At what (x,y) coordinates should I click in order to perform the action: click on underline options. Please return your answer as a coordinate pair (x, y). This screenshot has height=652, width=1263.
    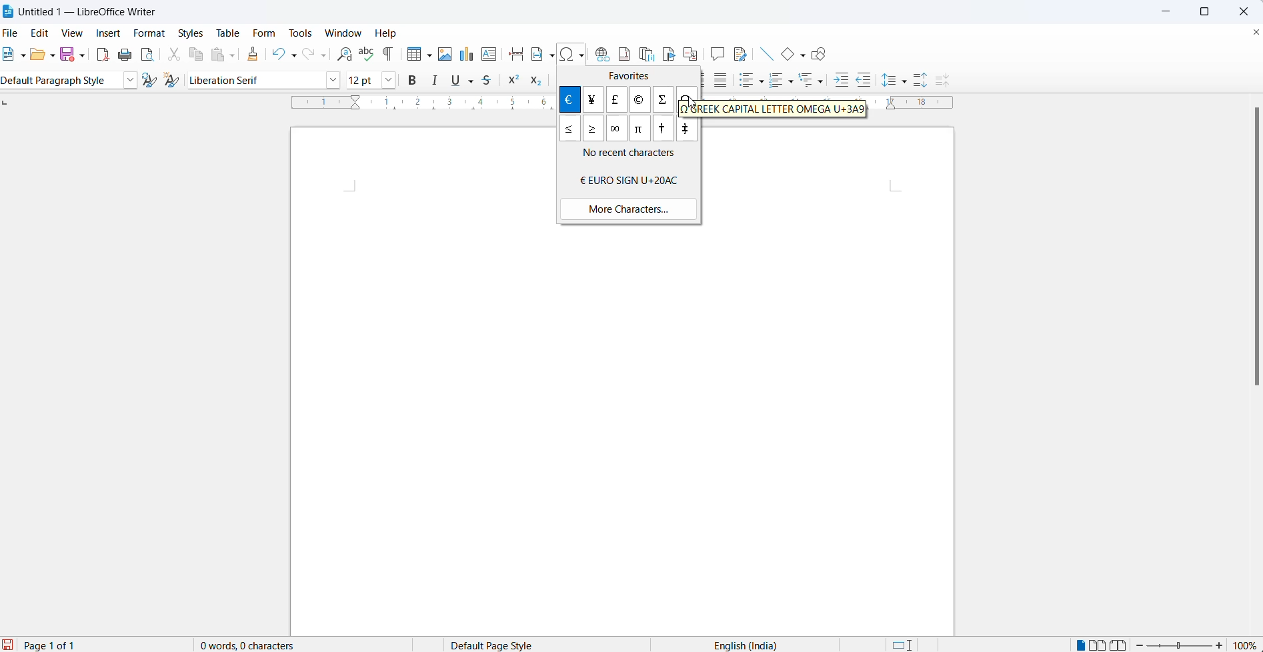
    Looking at the image, I should click on (473, 81).